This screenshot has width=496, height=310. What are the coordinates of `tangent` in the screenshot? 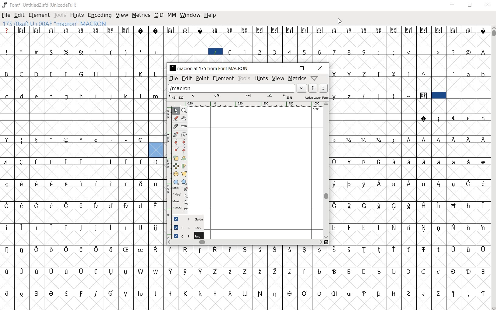 It's located at (183, 150).